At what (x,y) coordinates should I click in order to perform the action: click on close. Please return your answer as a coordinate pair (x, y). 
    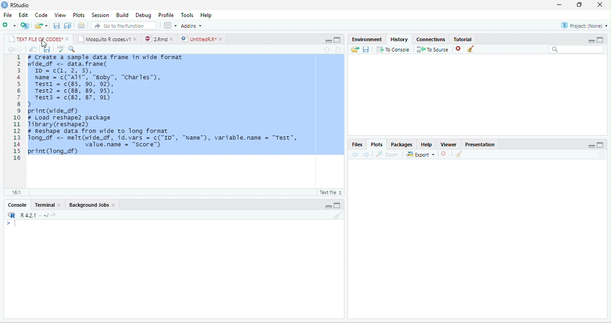
    Looking at the image, I should click on (222, 39).